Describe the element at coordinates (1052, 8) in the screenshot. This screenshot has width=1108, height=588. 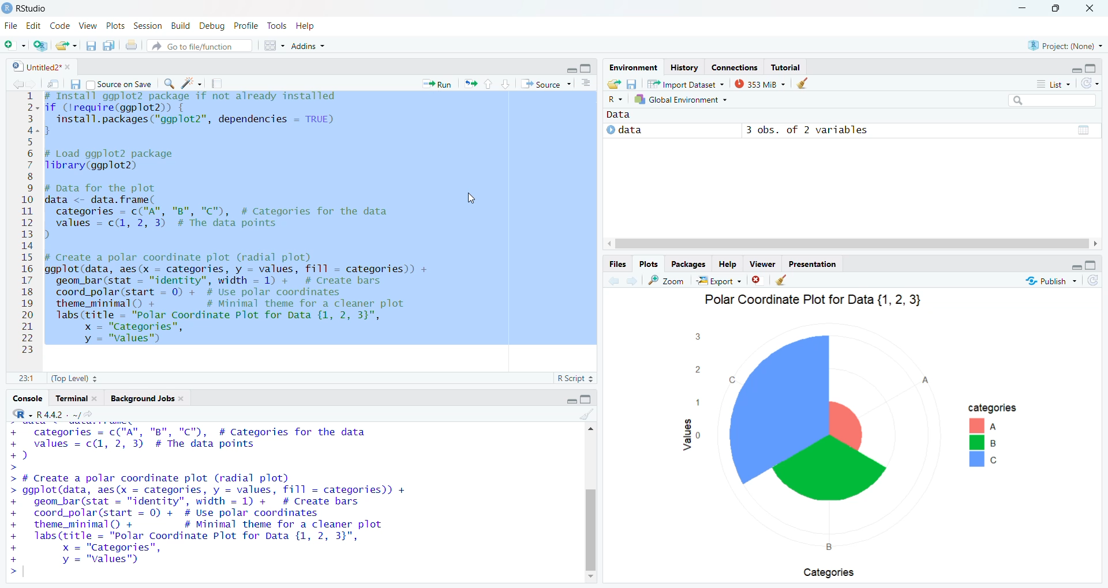
I see `maximize` at that location.